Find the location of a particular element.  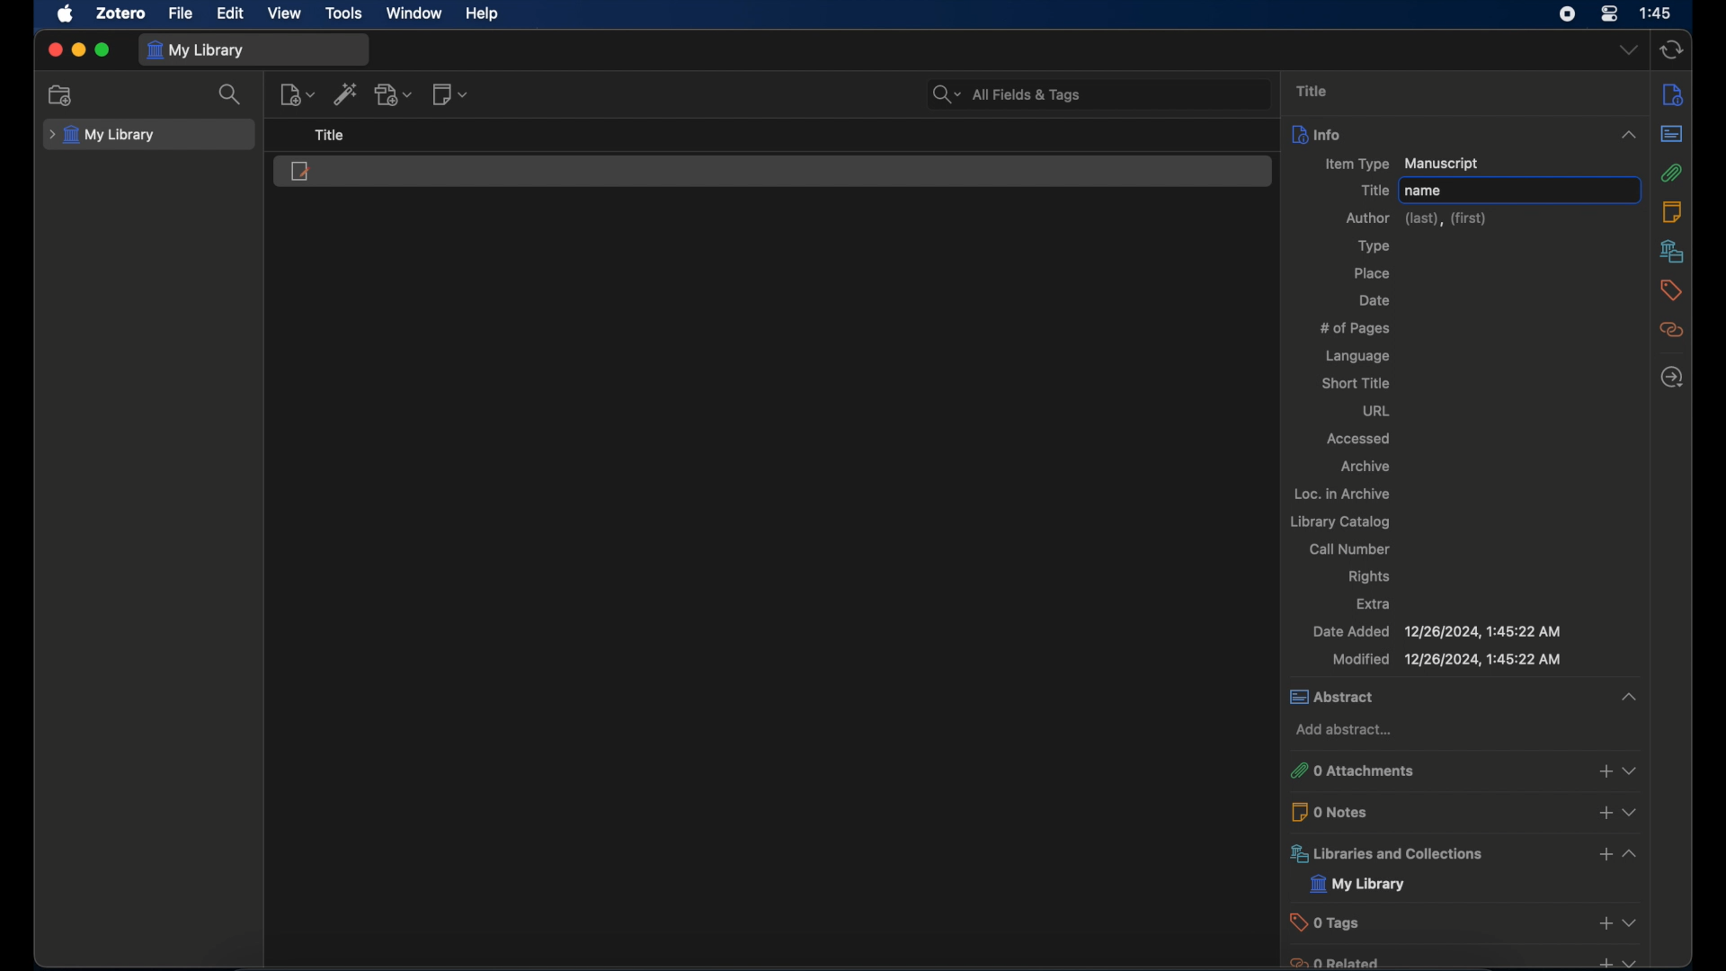

close is located at coordinates (54, 49).